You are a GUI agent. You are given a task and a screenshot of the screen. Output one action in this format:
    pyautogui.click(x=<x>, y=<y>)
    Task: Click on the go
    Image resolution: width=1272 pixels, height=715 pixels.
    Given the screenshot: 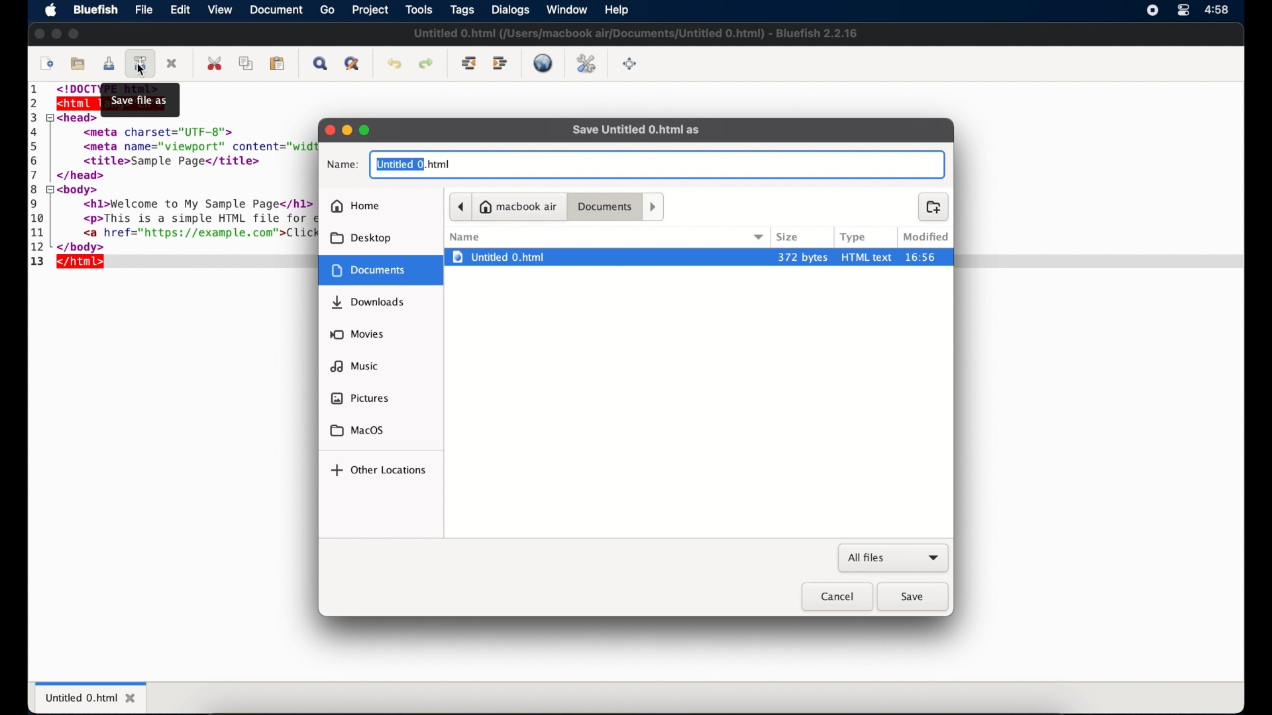 What is the action you would take?
    pyautogui.click(x=328, y=10)
    